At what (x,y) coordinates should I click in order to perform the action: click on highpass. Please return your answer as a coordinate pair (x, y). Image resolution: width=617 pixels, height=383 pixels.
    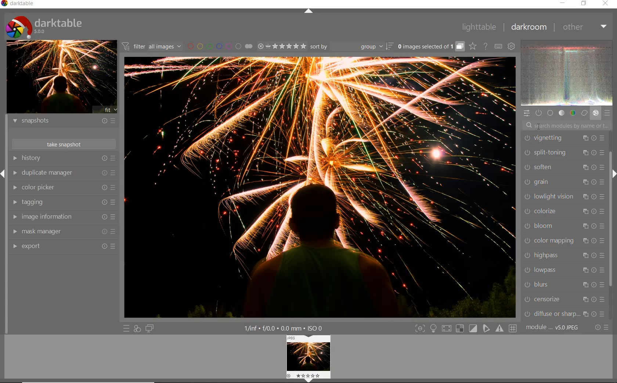
    Looking at the image, I should click on (566, 255).